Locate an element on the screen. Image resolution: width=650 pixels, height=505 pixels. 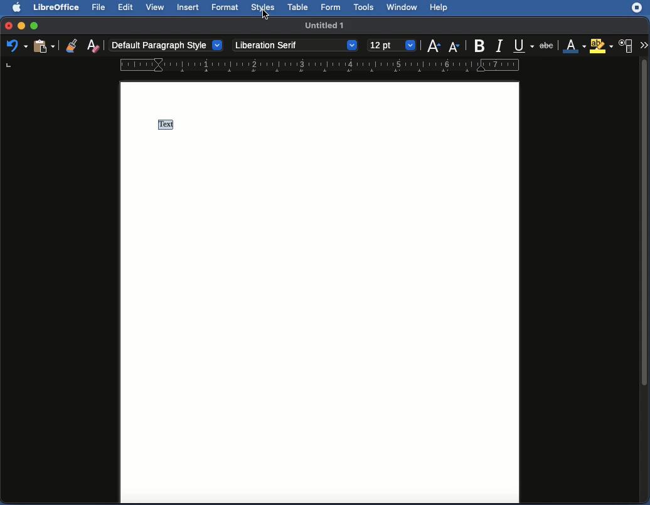
Apple logo is located at coordinates (20, 8).